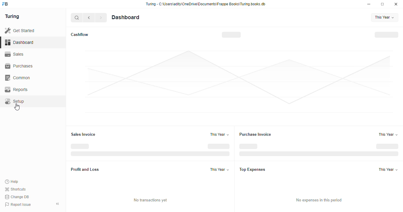 The image size is (403, 212). I want to click on Shortcuts, so click(17, 189).